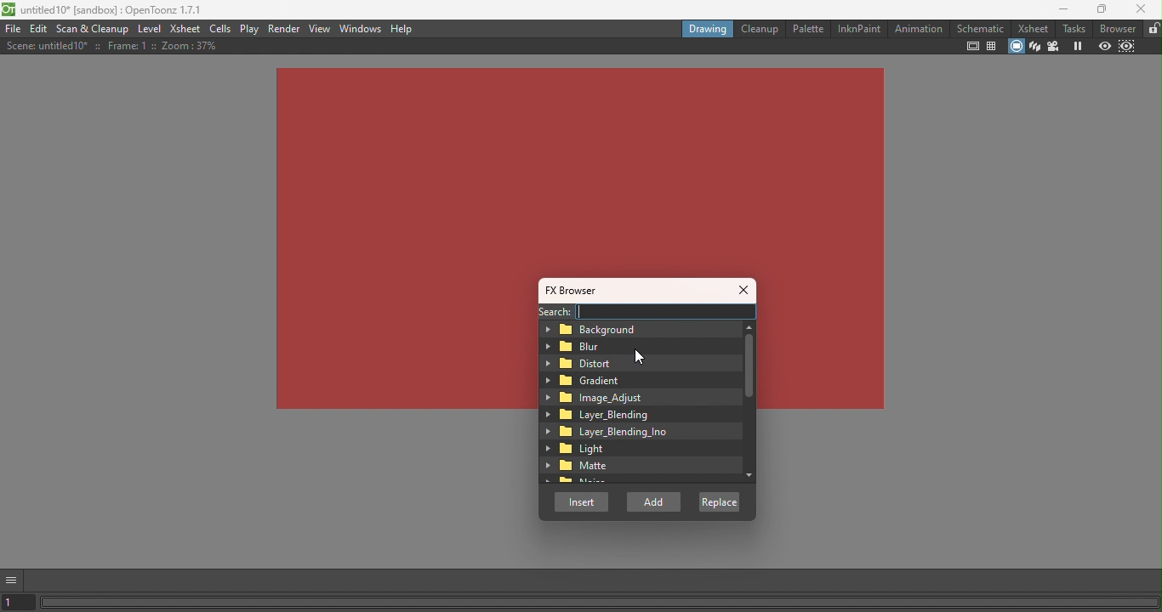 This screenshot has width=1162, height=612. I want to click on Layer_Blending_Ino, so click(609, 433).